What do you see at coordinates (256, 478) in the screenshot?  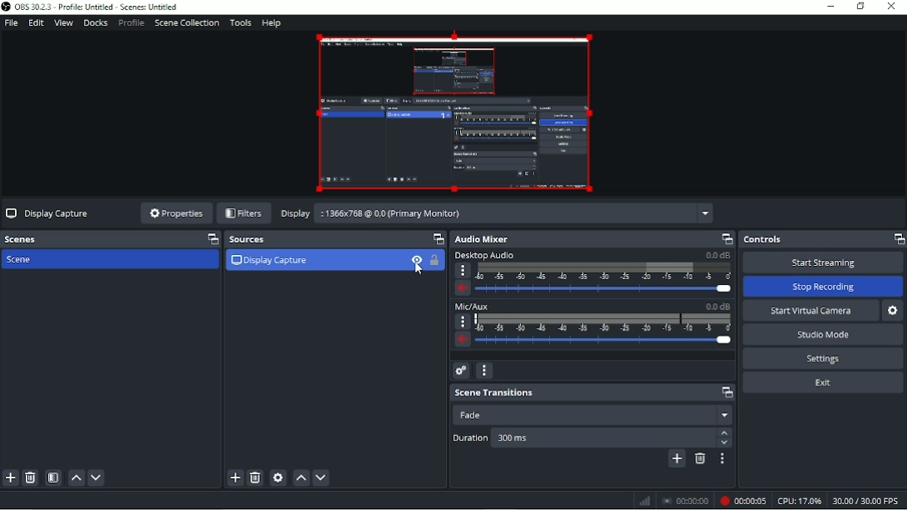 I see `Remove selected source(s)` at bounding box center [256, 478].